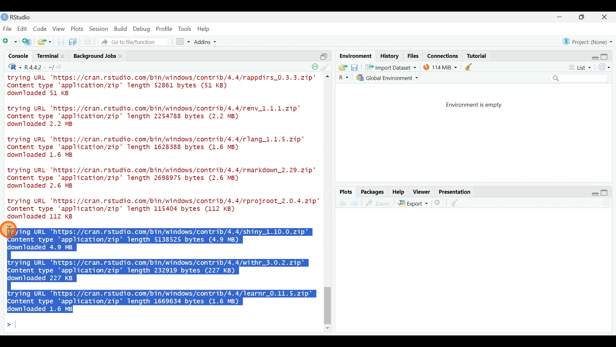 The height and width of the screenshot is (347, 616). What do you see at coordinates (141, 29) in the screenshot?
I see `Debug` at bounding box center [141, 29].